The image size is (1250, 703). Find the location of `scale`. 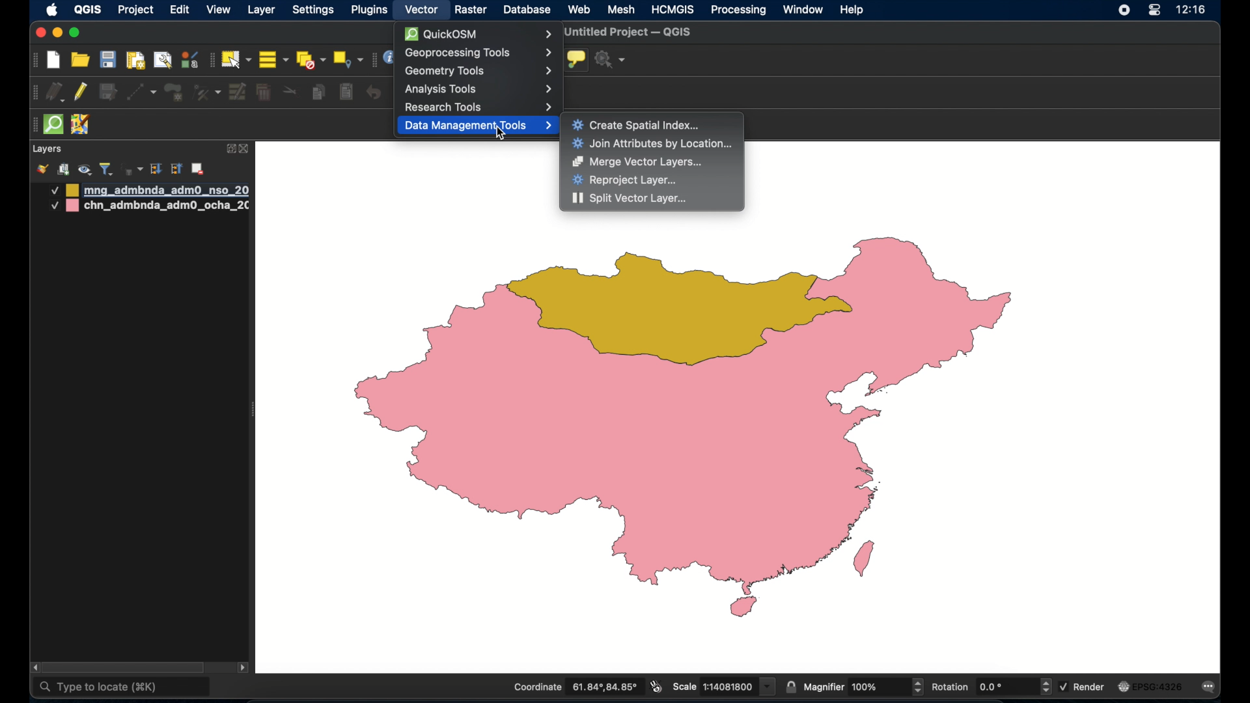

scale is located at coordinates (723, 685).